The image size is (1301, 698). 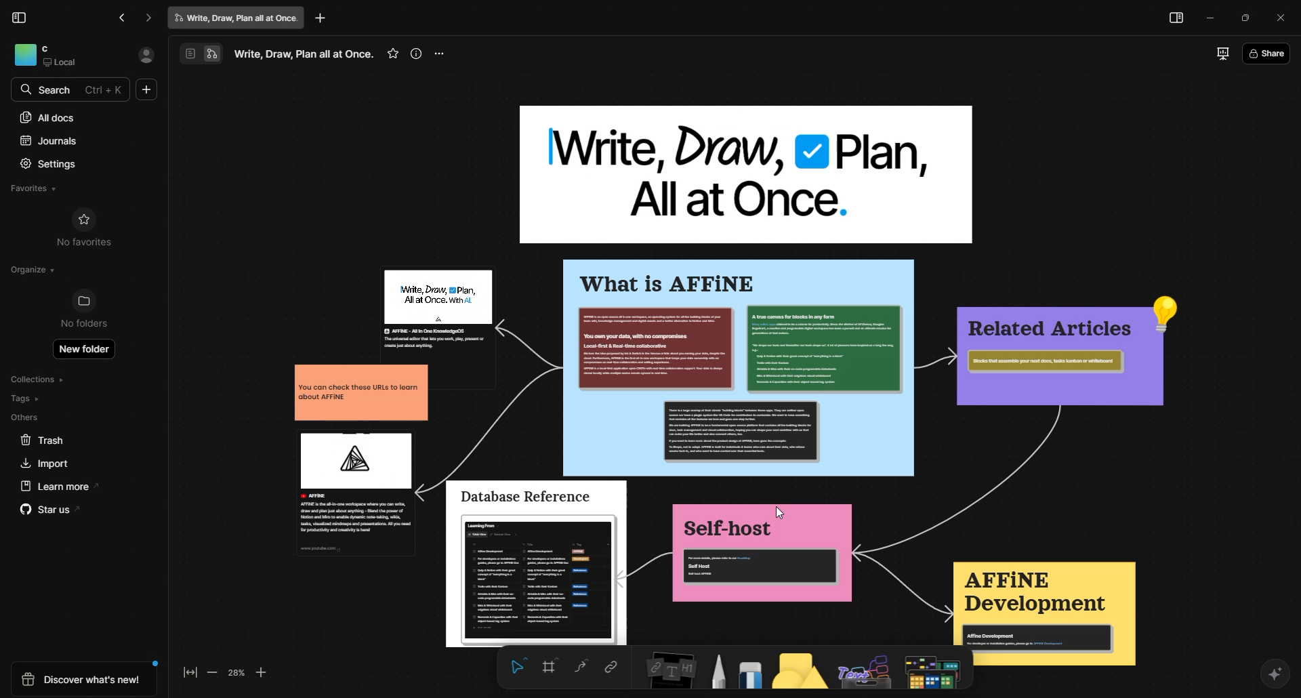 I want to click on Zoom, so click(x=239, y=675).